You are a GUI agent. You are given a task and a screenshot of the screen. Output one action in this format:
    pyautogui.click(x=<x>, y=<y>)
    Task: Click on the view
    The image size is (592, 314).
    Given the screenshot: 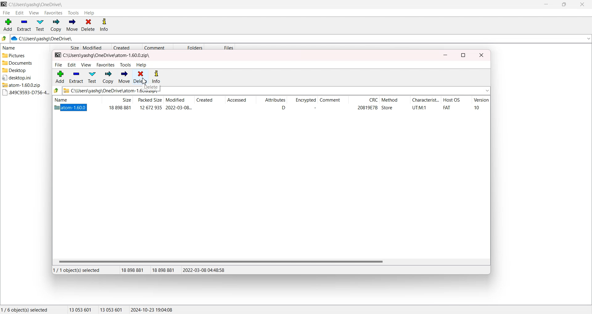 What is the action you would take?
    pyautogui.click(x=86, y=65)
    